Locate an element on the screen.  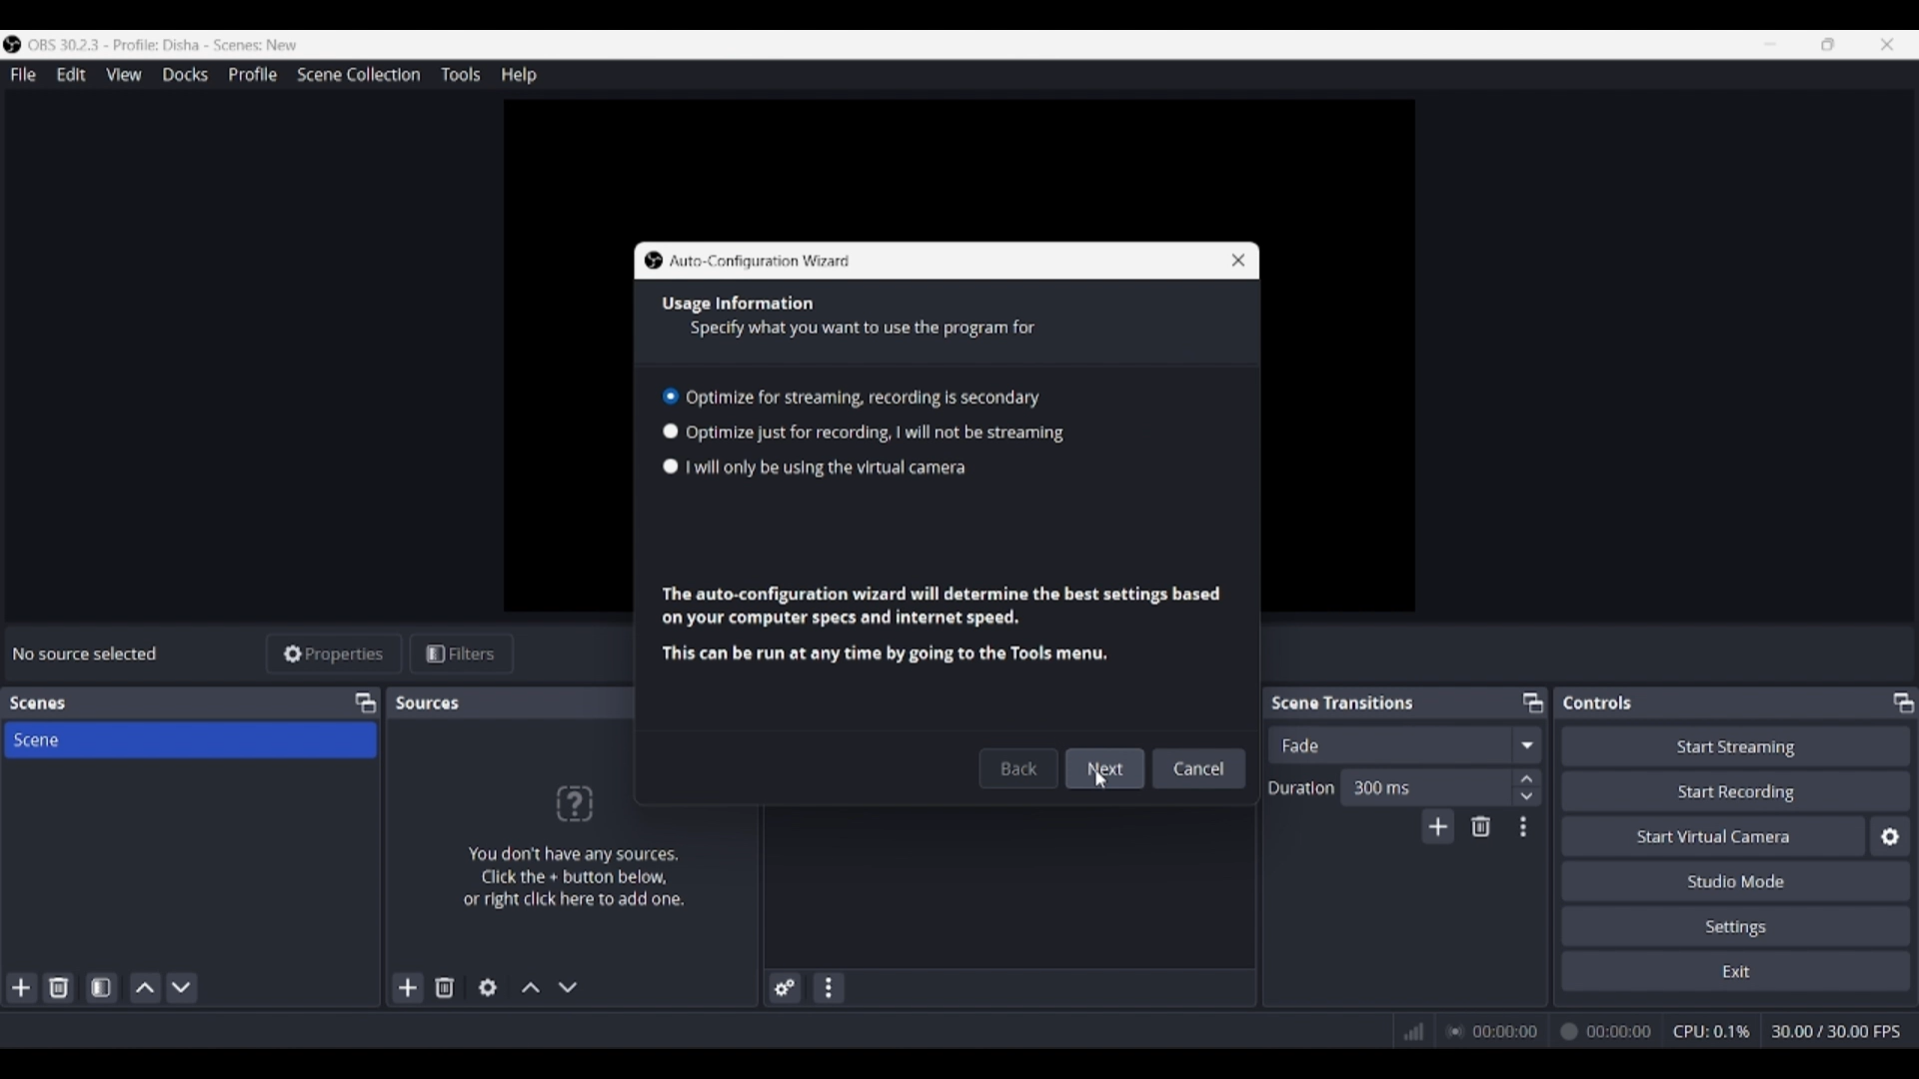
Properties is located at coordinates (335, 654).